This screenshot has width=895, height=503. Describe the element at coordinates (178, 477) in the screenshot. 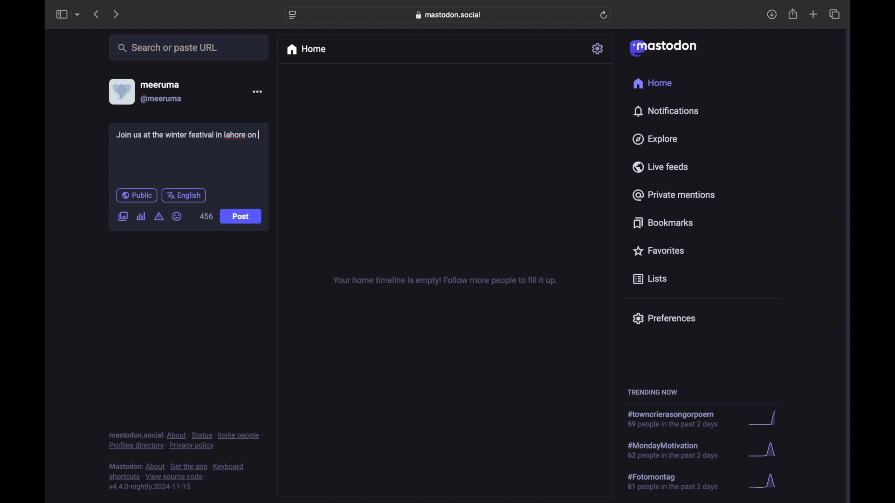

I see `footnote` at that location.